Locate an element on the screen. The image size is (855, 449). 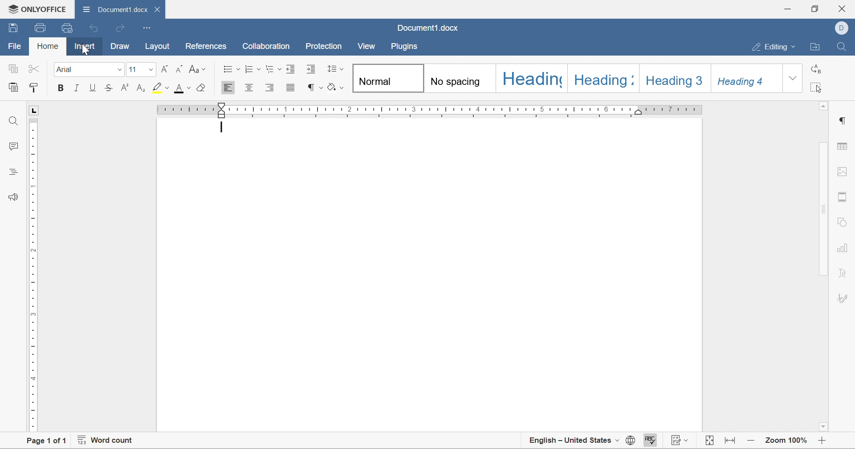
Left tab is located at coordinates (36, 109).